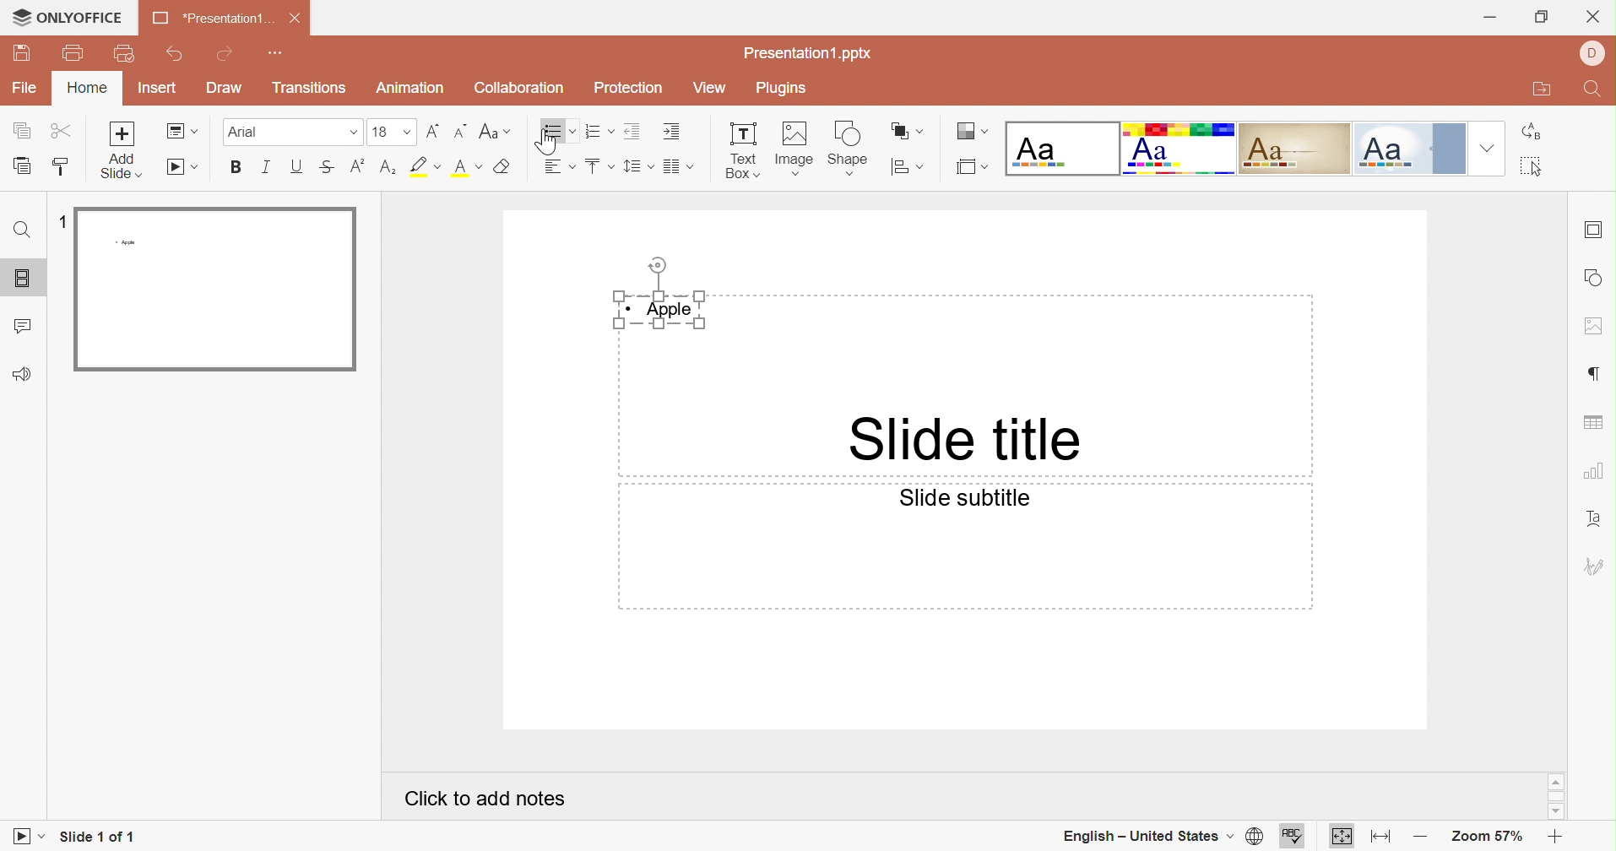  I want to click on chart settings, so click(1593, 475).